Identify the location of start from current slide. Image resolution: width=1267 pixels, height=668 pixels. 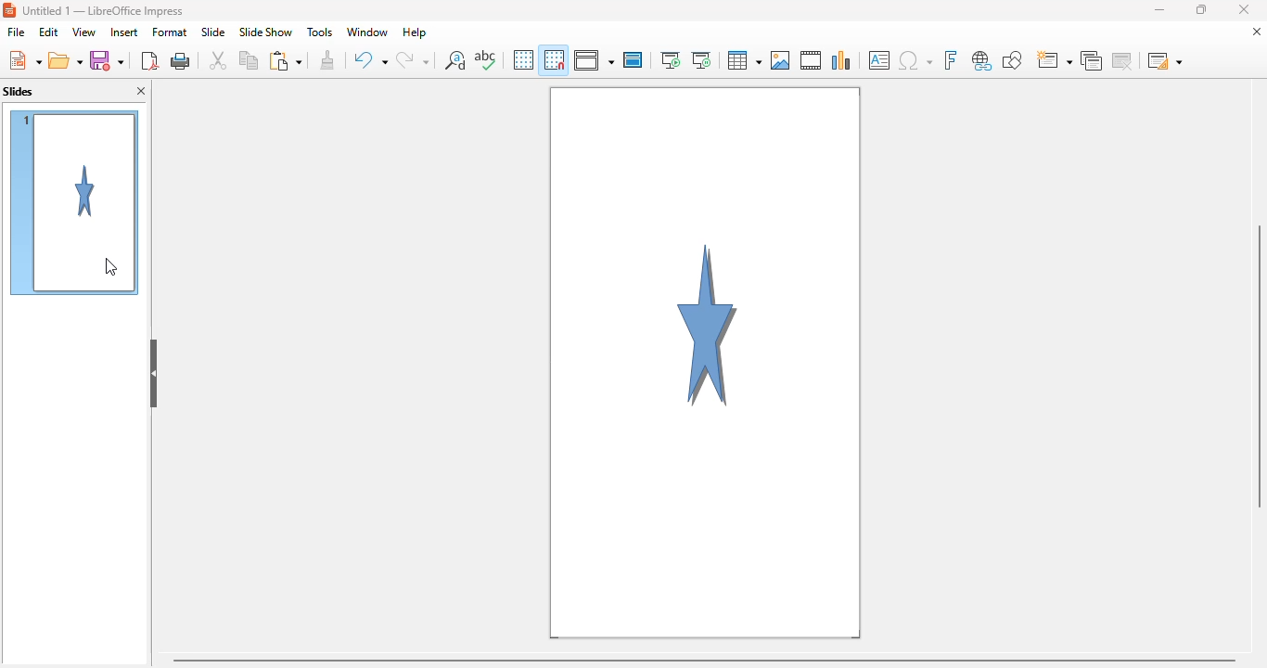
(701, 60).